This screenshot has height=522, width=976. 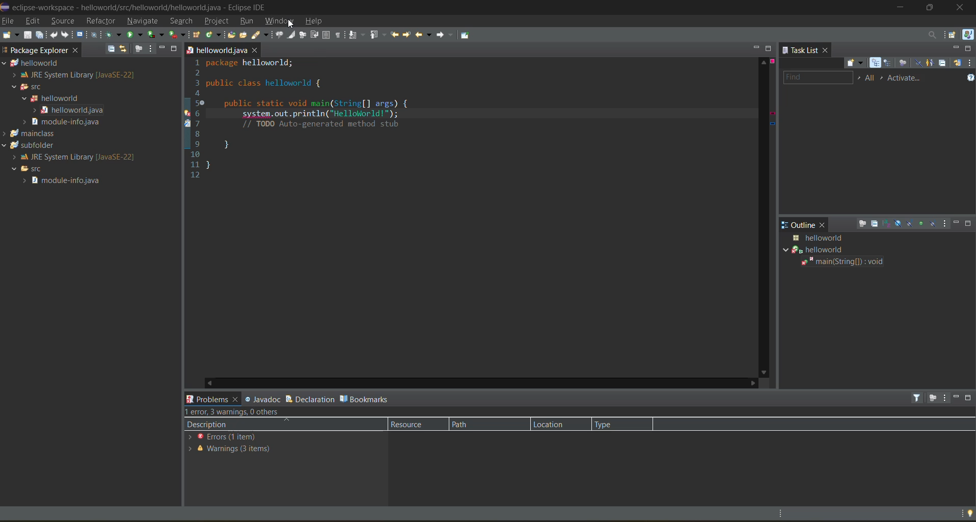 What do you see at coordinates (263, 399) in the screenshot?
I see `javadoc` at bounding box center [263, 399].